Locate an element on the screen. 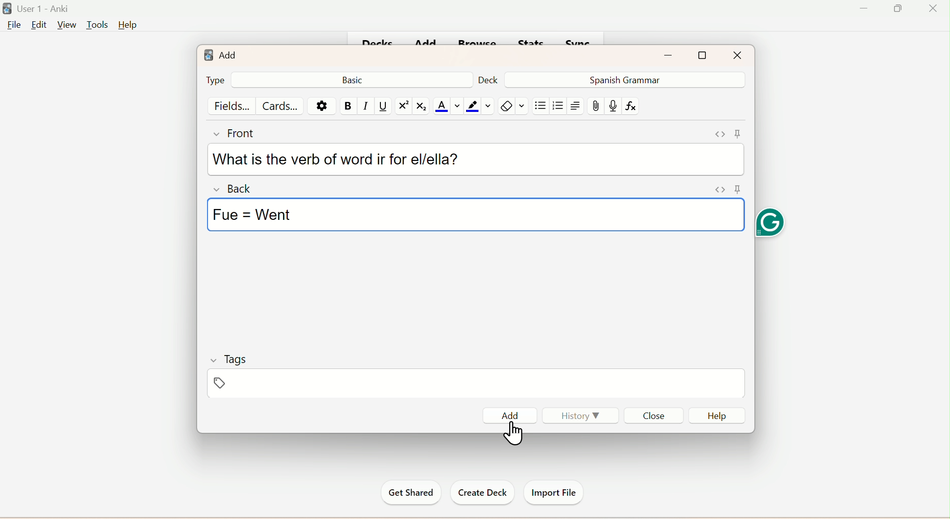 The width and height of the screenshot is (950, 519). Subscript is located at coordinates (421, 107).